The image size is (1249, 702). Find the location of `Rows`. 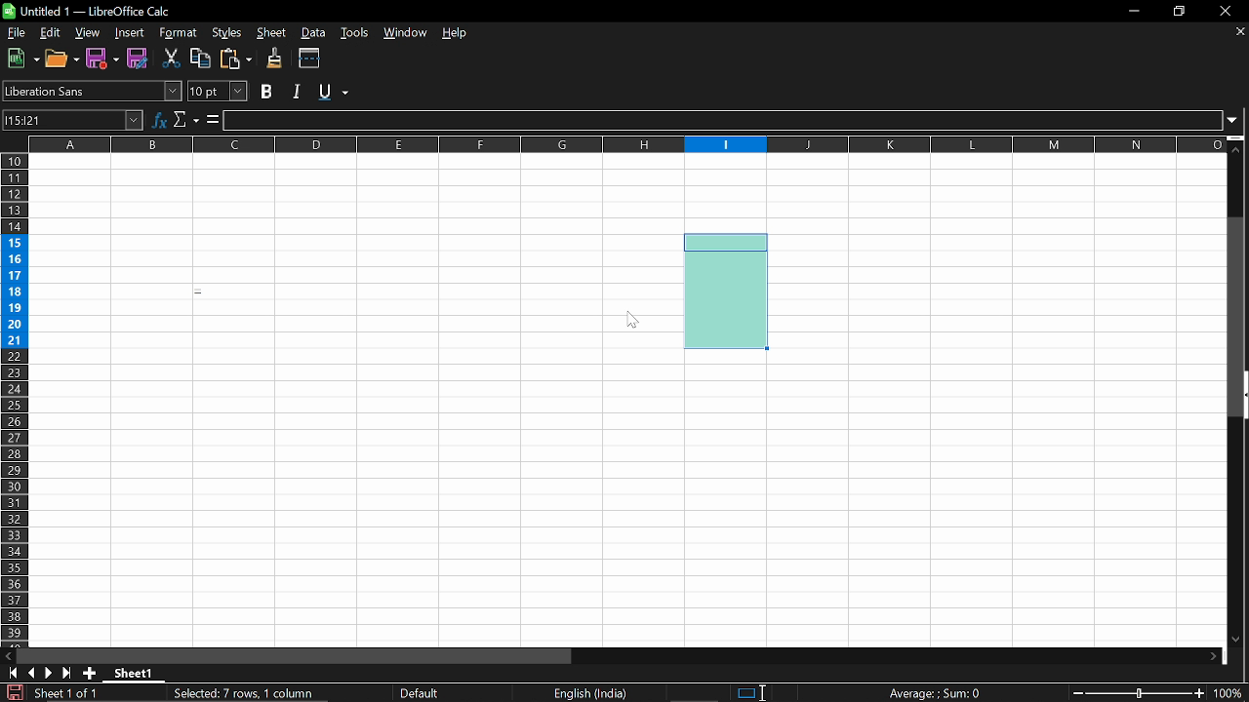

Rows is located at coordinates (14, 399).